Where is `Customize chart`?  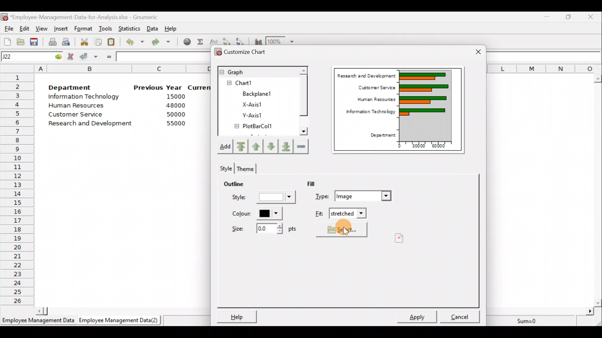 Customize chart is located at coordinates (245, 52).